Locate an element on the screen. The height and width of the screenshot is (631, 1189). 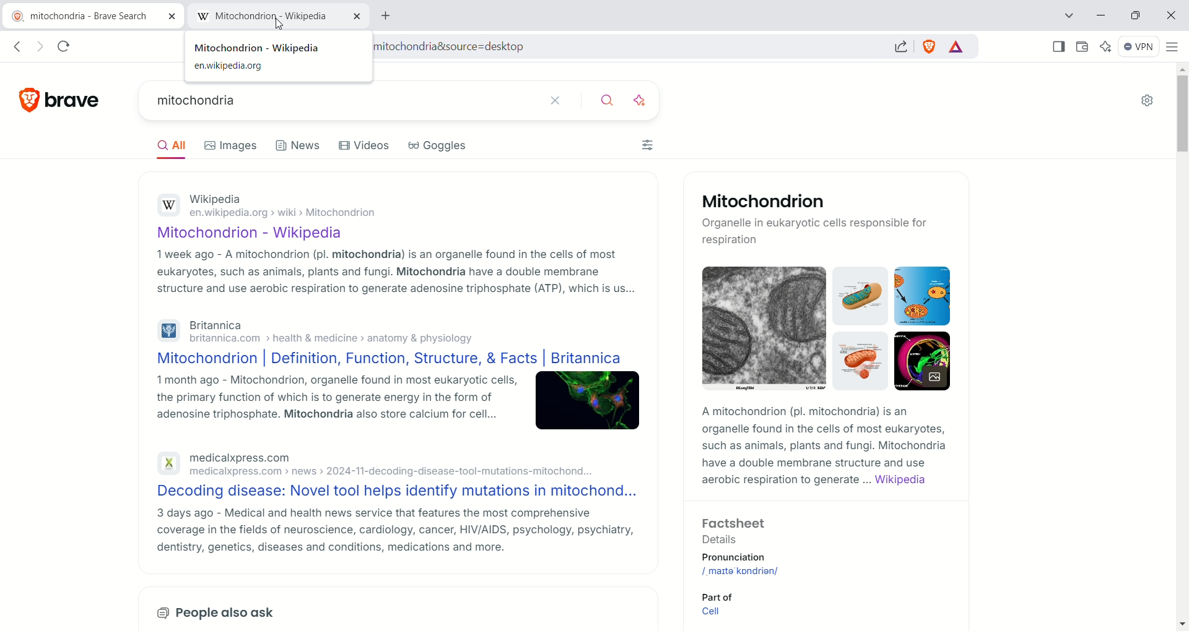
rewards is located at coordinates (957, 46).